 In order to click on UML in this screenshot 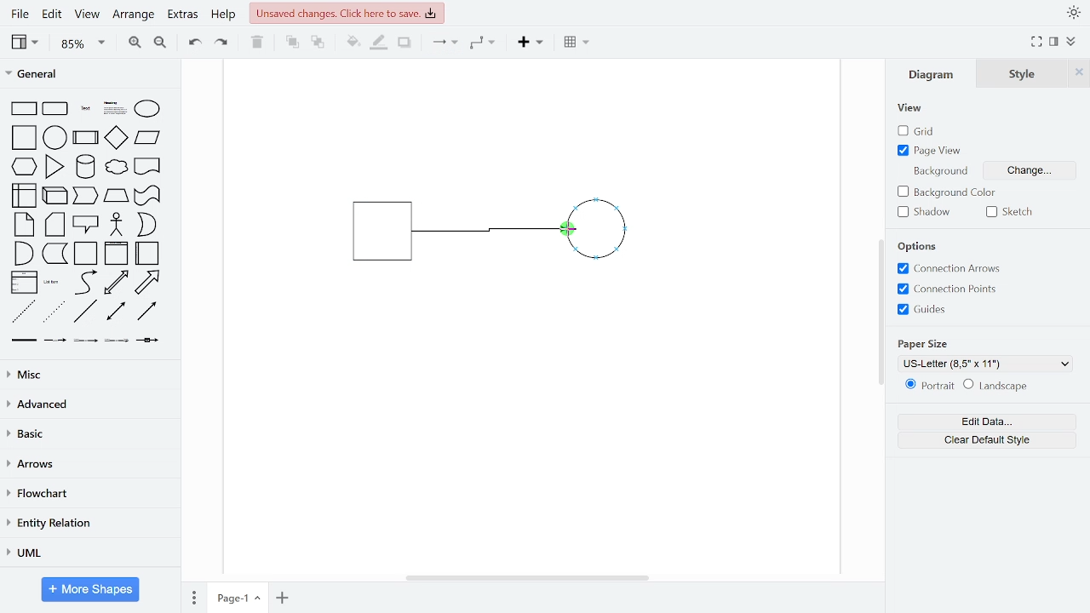, I will do `click(86, 553)`.